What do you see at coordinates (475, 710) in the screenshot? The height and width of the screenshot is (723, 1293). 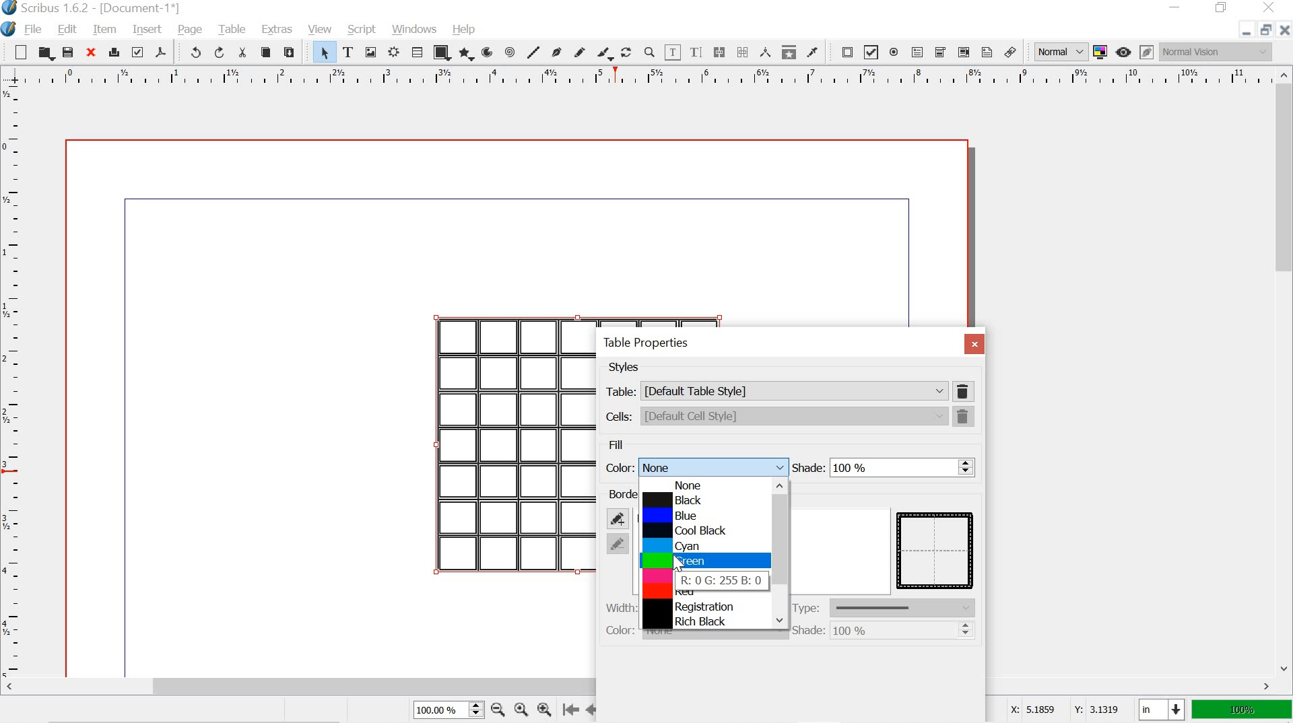 I see `zoom in, zoom out` at bounding box center [475, 710].